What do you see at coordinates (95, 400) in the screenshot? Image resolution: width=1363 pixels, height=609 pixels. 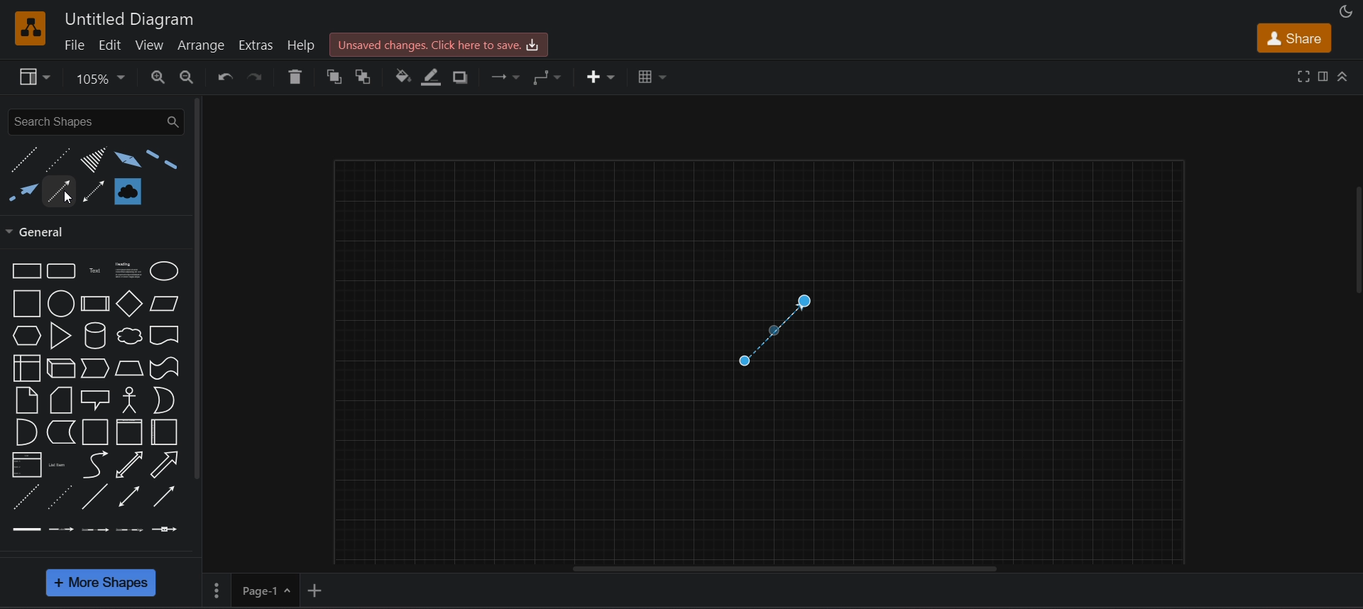 I see `callout` at bounding box center [95, 400].